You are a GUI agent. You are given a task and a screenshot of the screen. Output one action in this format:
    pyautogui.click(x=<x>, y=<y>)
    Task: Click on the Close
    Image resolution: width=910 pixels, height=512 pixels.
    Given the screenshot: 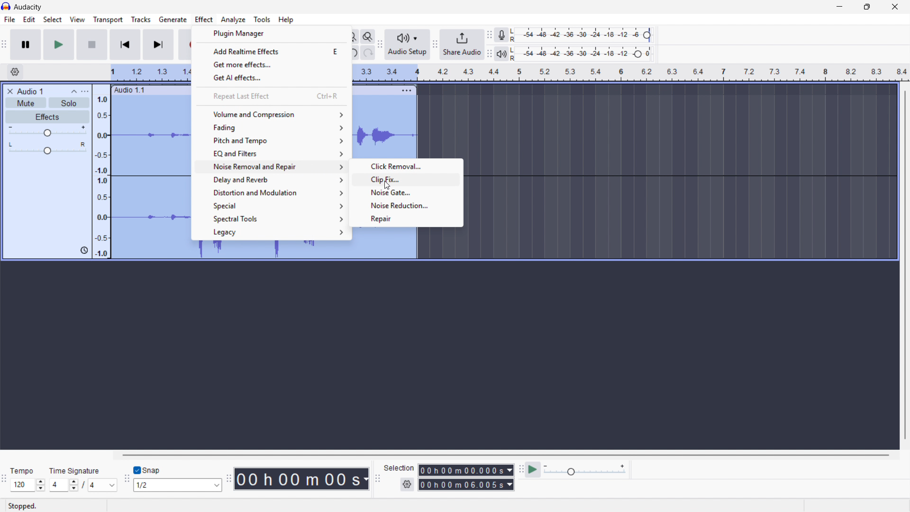 What is the action you would take?
    pyautogui.click(x=895, y=7)
    